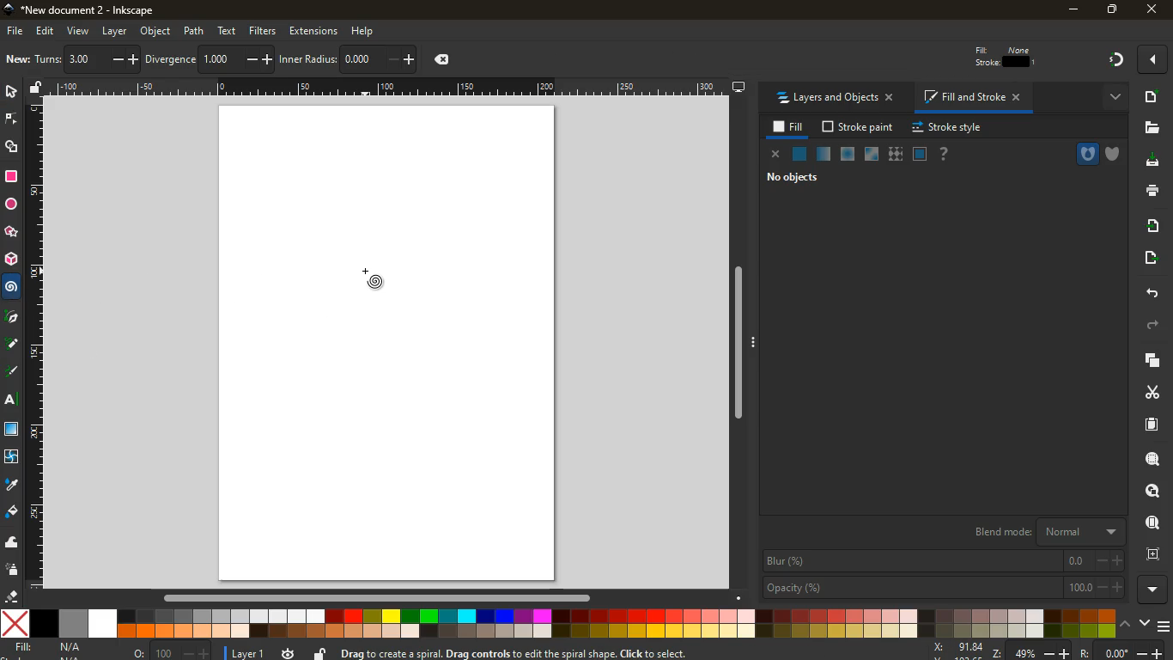 The image size is (1173, 660). Describe the element at coordinates (88, 58) in the screenshot. I see `photo` at that location.